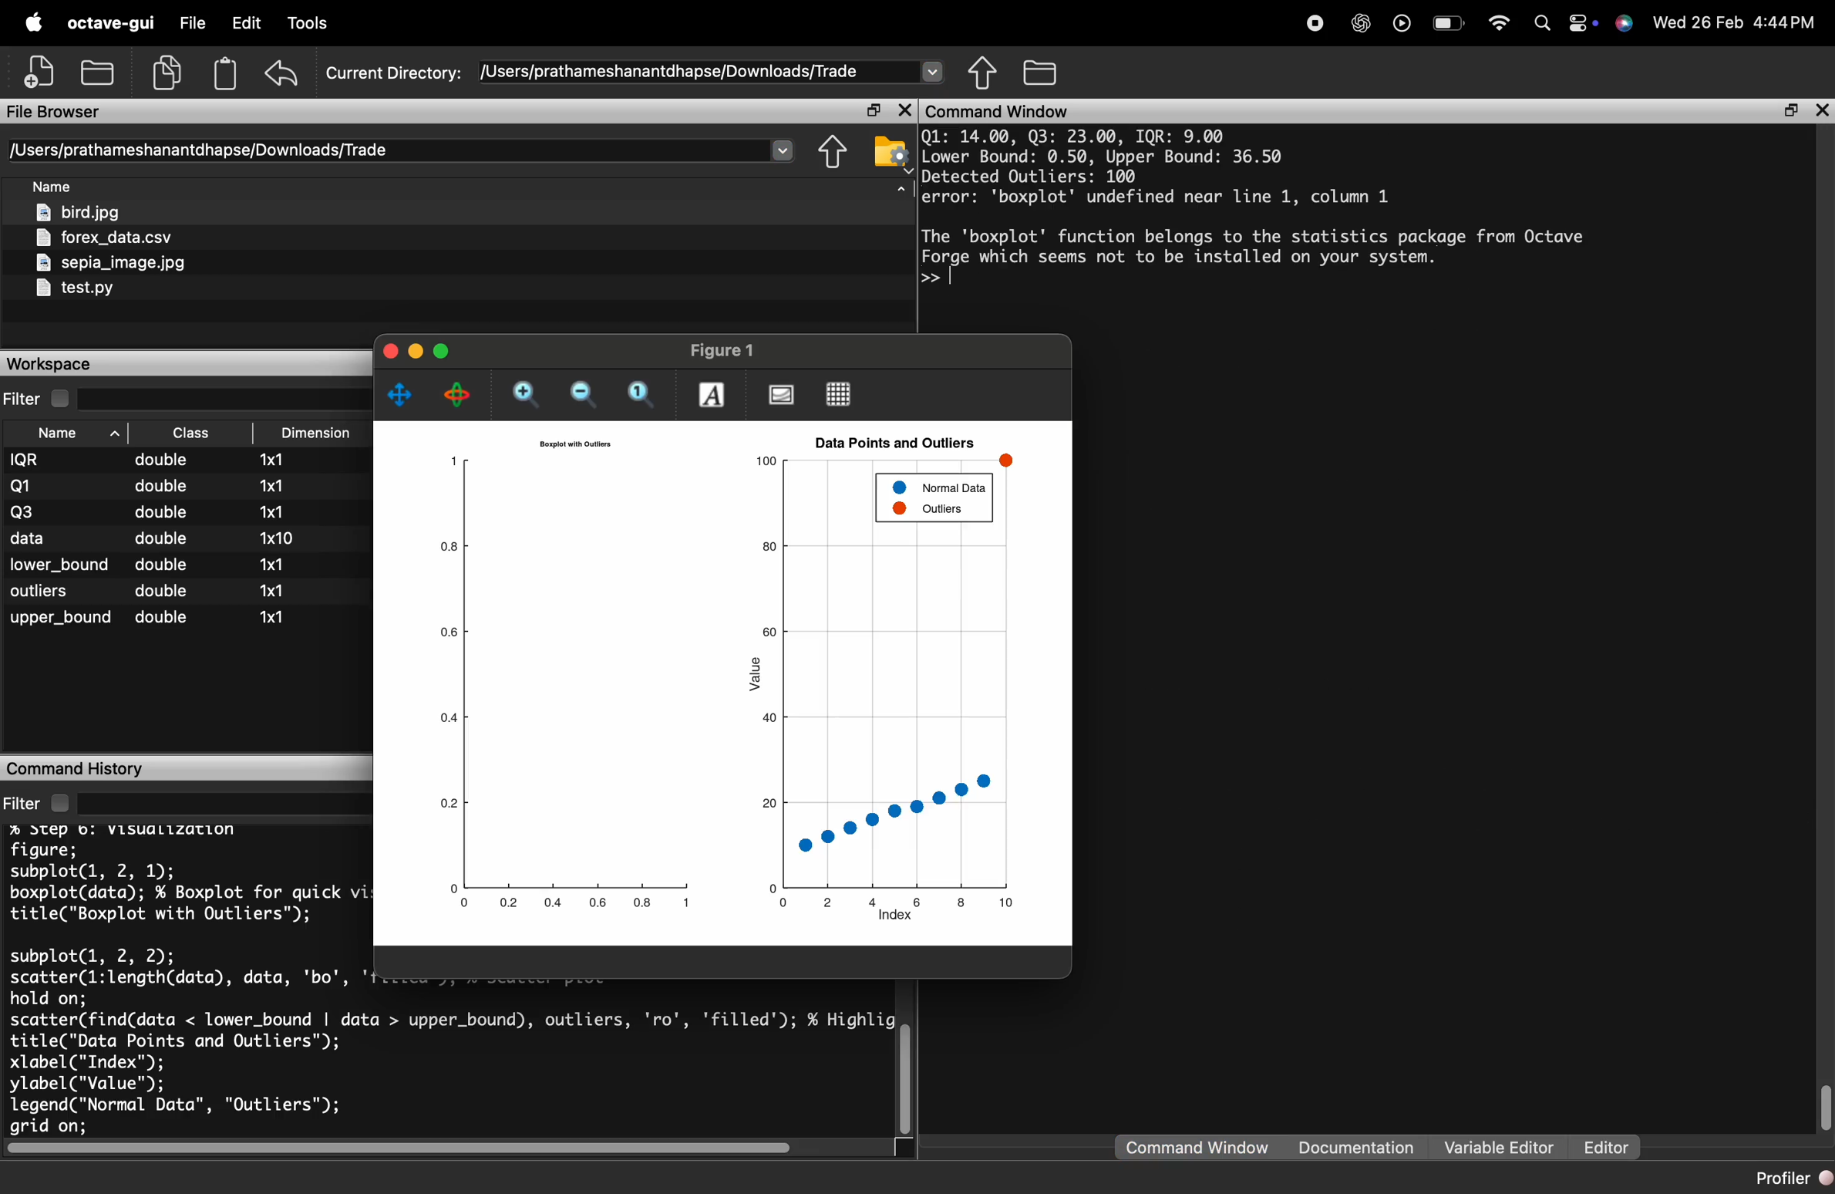  I want to click on pan, so click(399, 393).